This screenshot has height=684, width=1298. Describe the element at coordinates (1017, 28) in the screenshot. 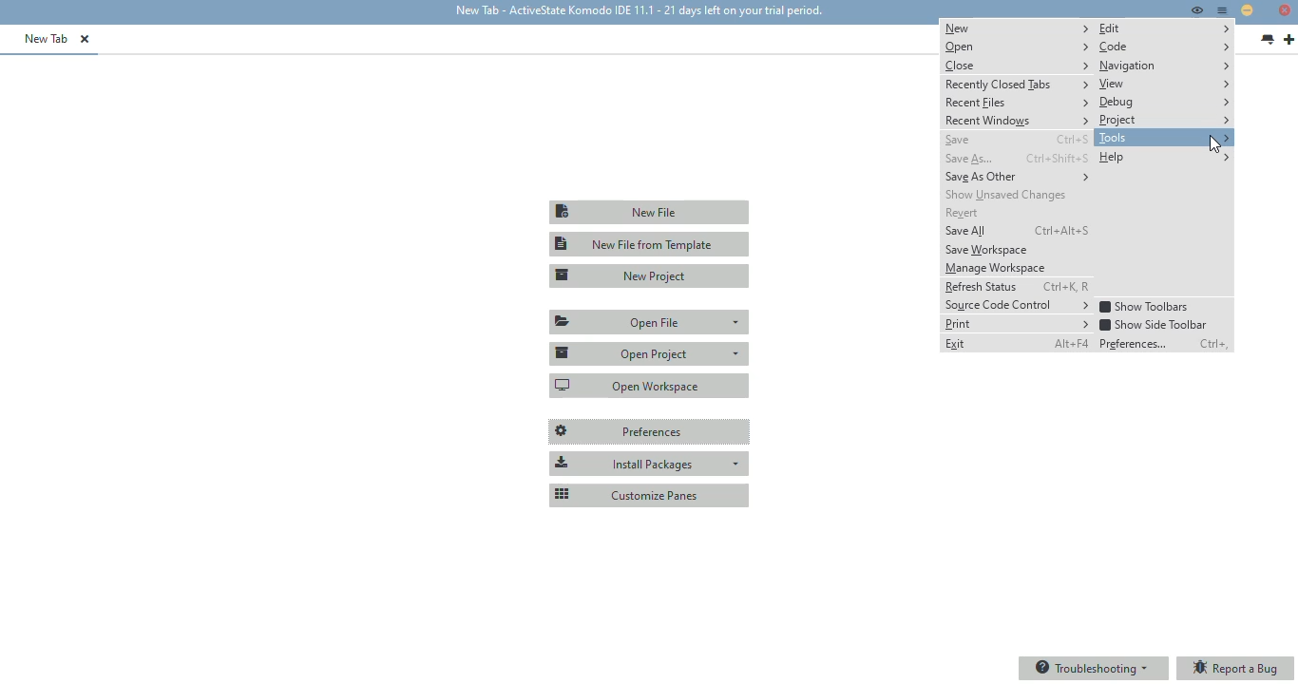

I see `new` at that location.